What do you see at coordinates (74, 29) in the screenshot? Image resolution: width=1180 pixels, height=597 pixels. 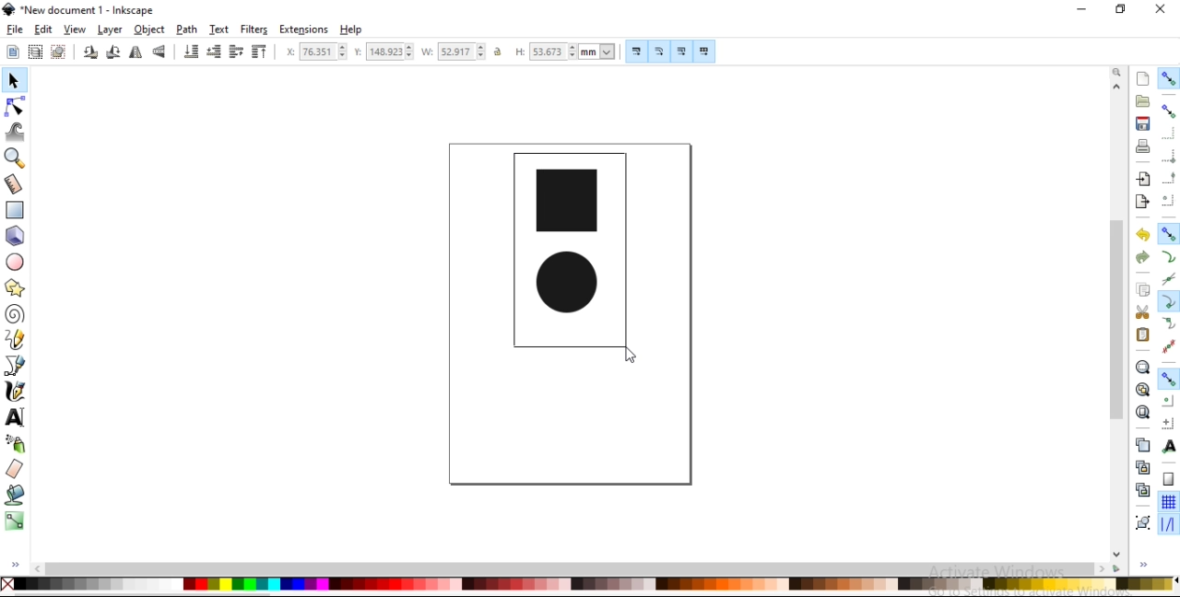 I see `view` at bounding box center [74, 29].